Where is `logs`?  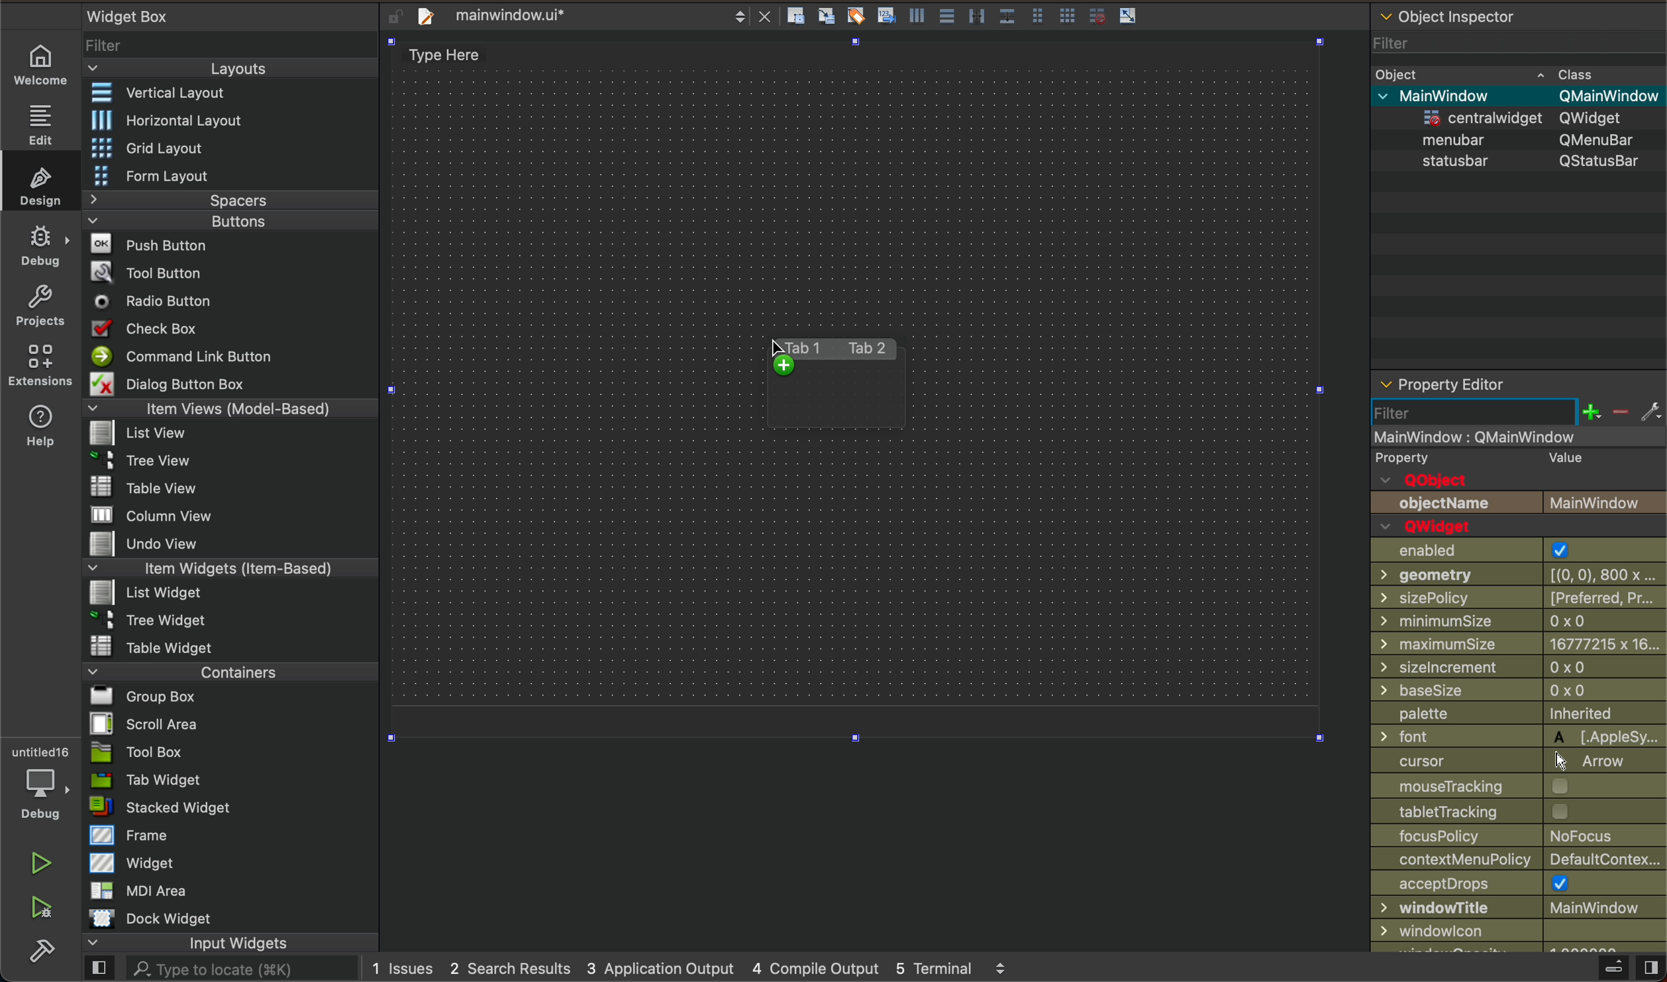 logs is located at coordinates (695, 967).